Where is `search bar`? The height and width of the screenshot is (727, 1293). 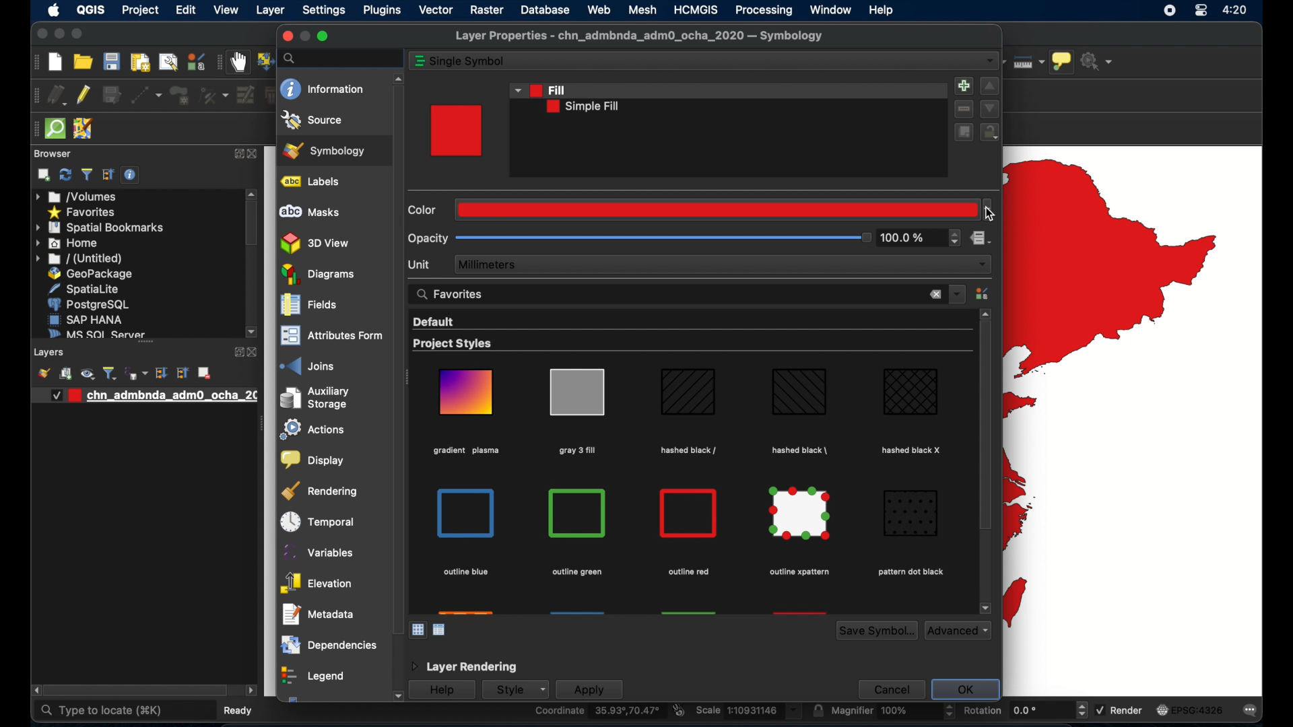 search bar is located at coordinates (340, 58).